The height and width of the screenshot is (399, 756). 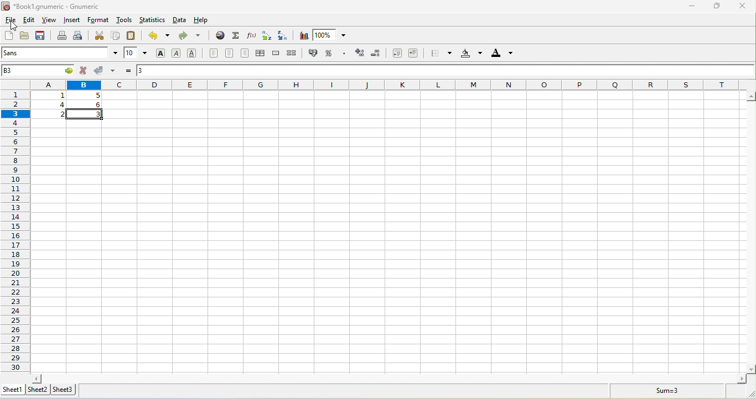 What do you see at coordinates (136, 53) in the screenshot?
I see `font size` at bounding box center [136, 53].